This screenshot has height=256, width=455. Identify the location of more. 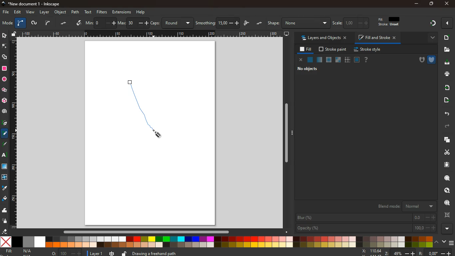
(431, 38).